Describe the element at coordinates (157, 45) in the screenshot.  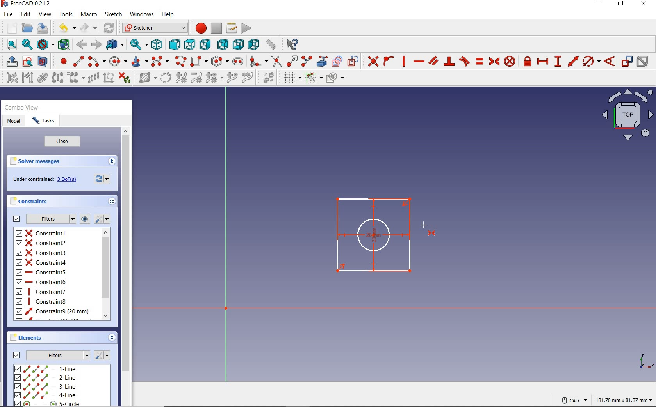
I see `isometric` at that location.